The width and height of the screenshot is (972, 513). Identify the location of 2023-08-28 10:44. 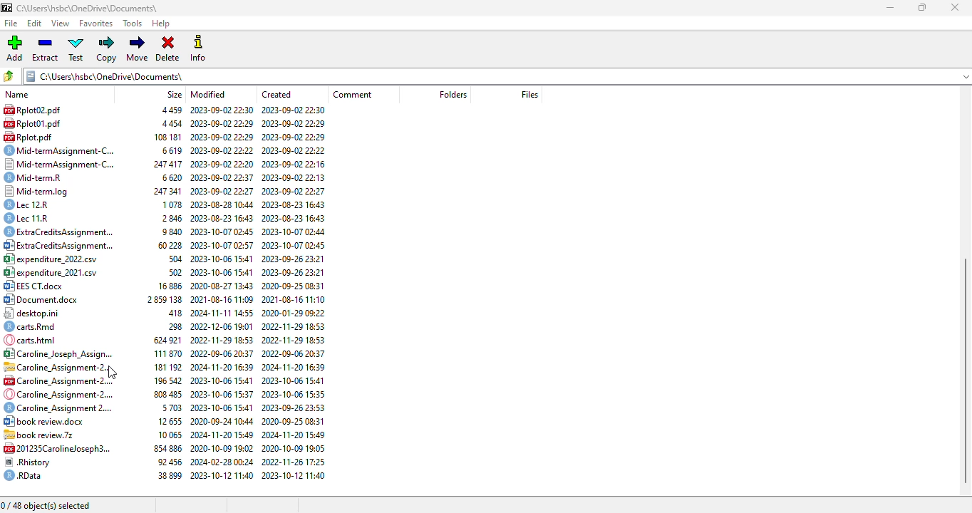
(223, 204).